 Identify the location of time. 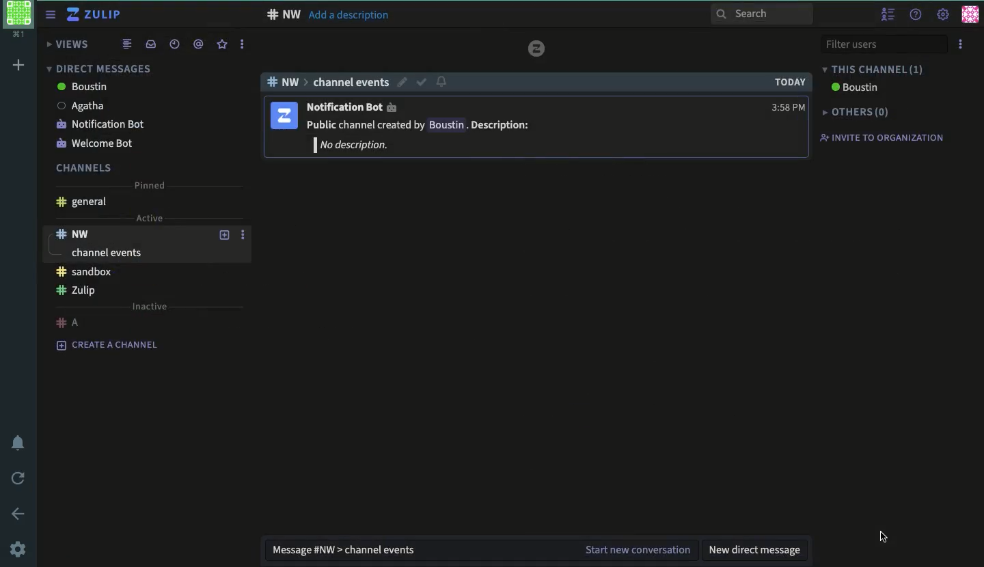
(789, 107).